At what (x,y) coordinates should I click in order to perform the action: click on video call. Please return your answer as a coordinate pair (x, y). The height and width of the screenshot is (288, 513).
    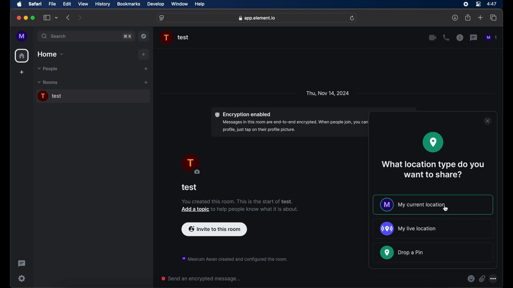
    Looking at the image, I should click on (433, 38).